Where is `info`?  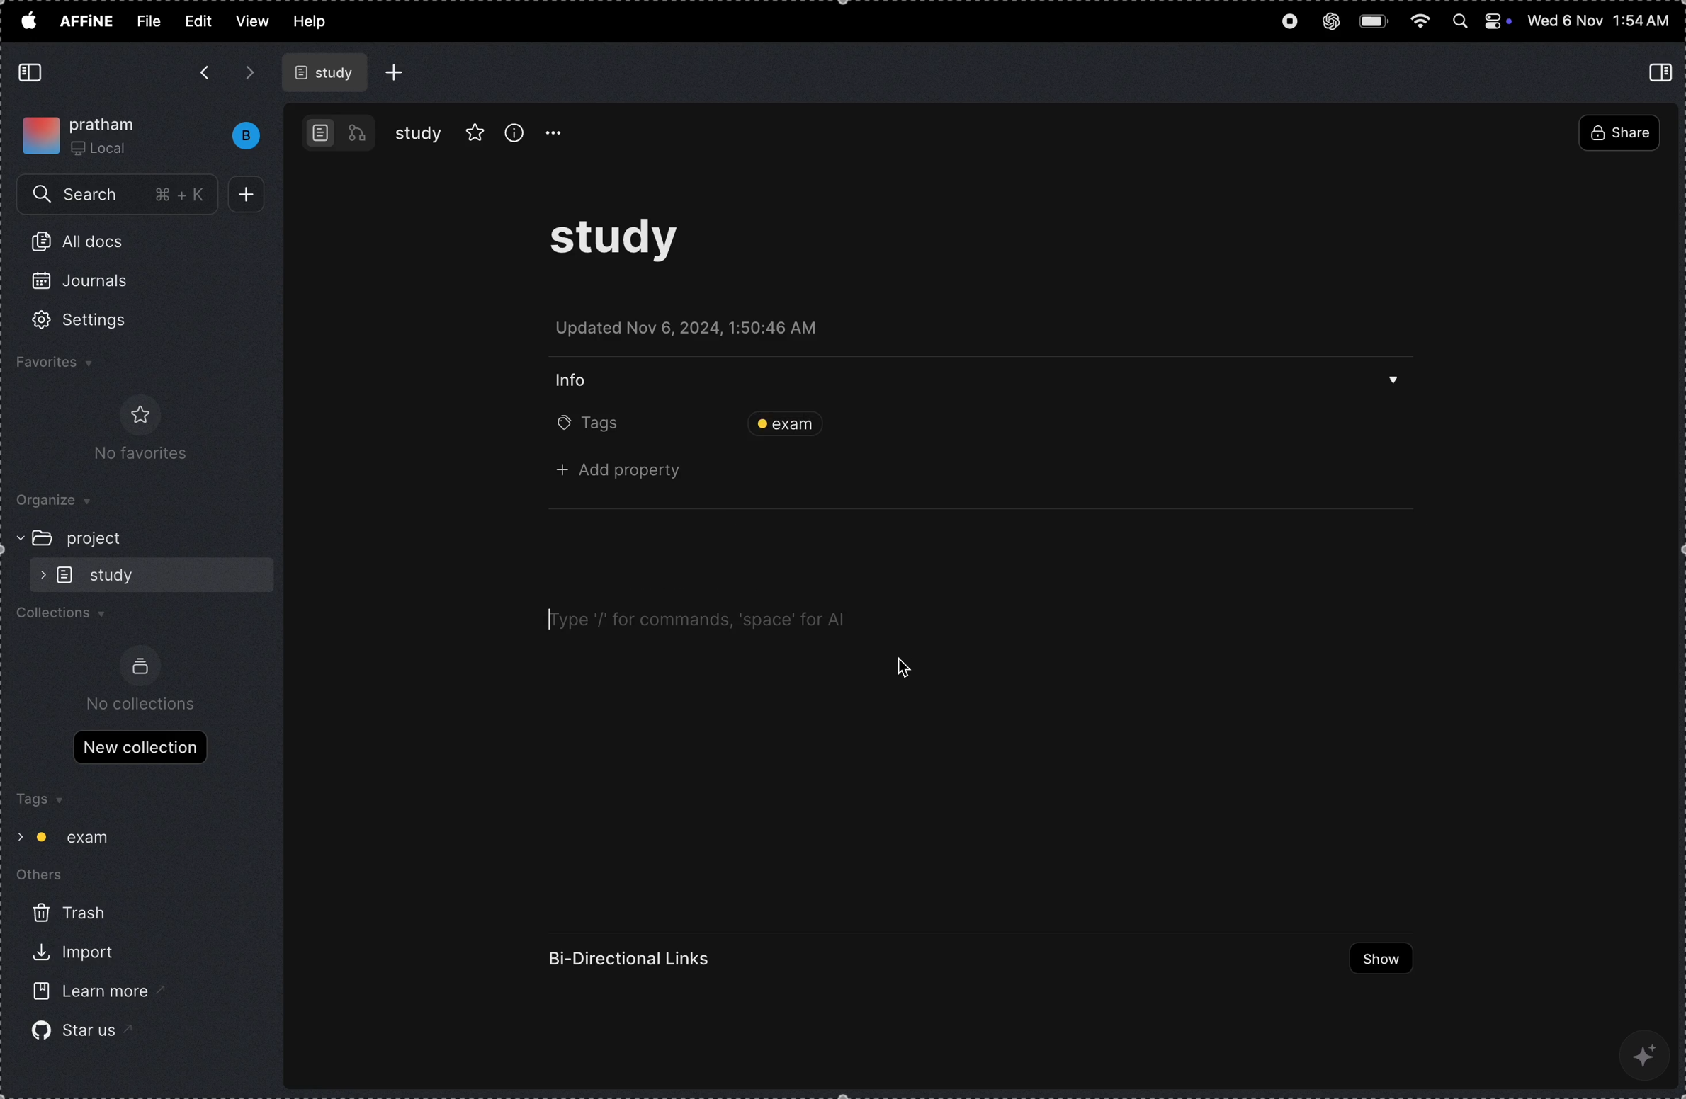 info is located at coordinates (514, 132).